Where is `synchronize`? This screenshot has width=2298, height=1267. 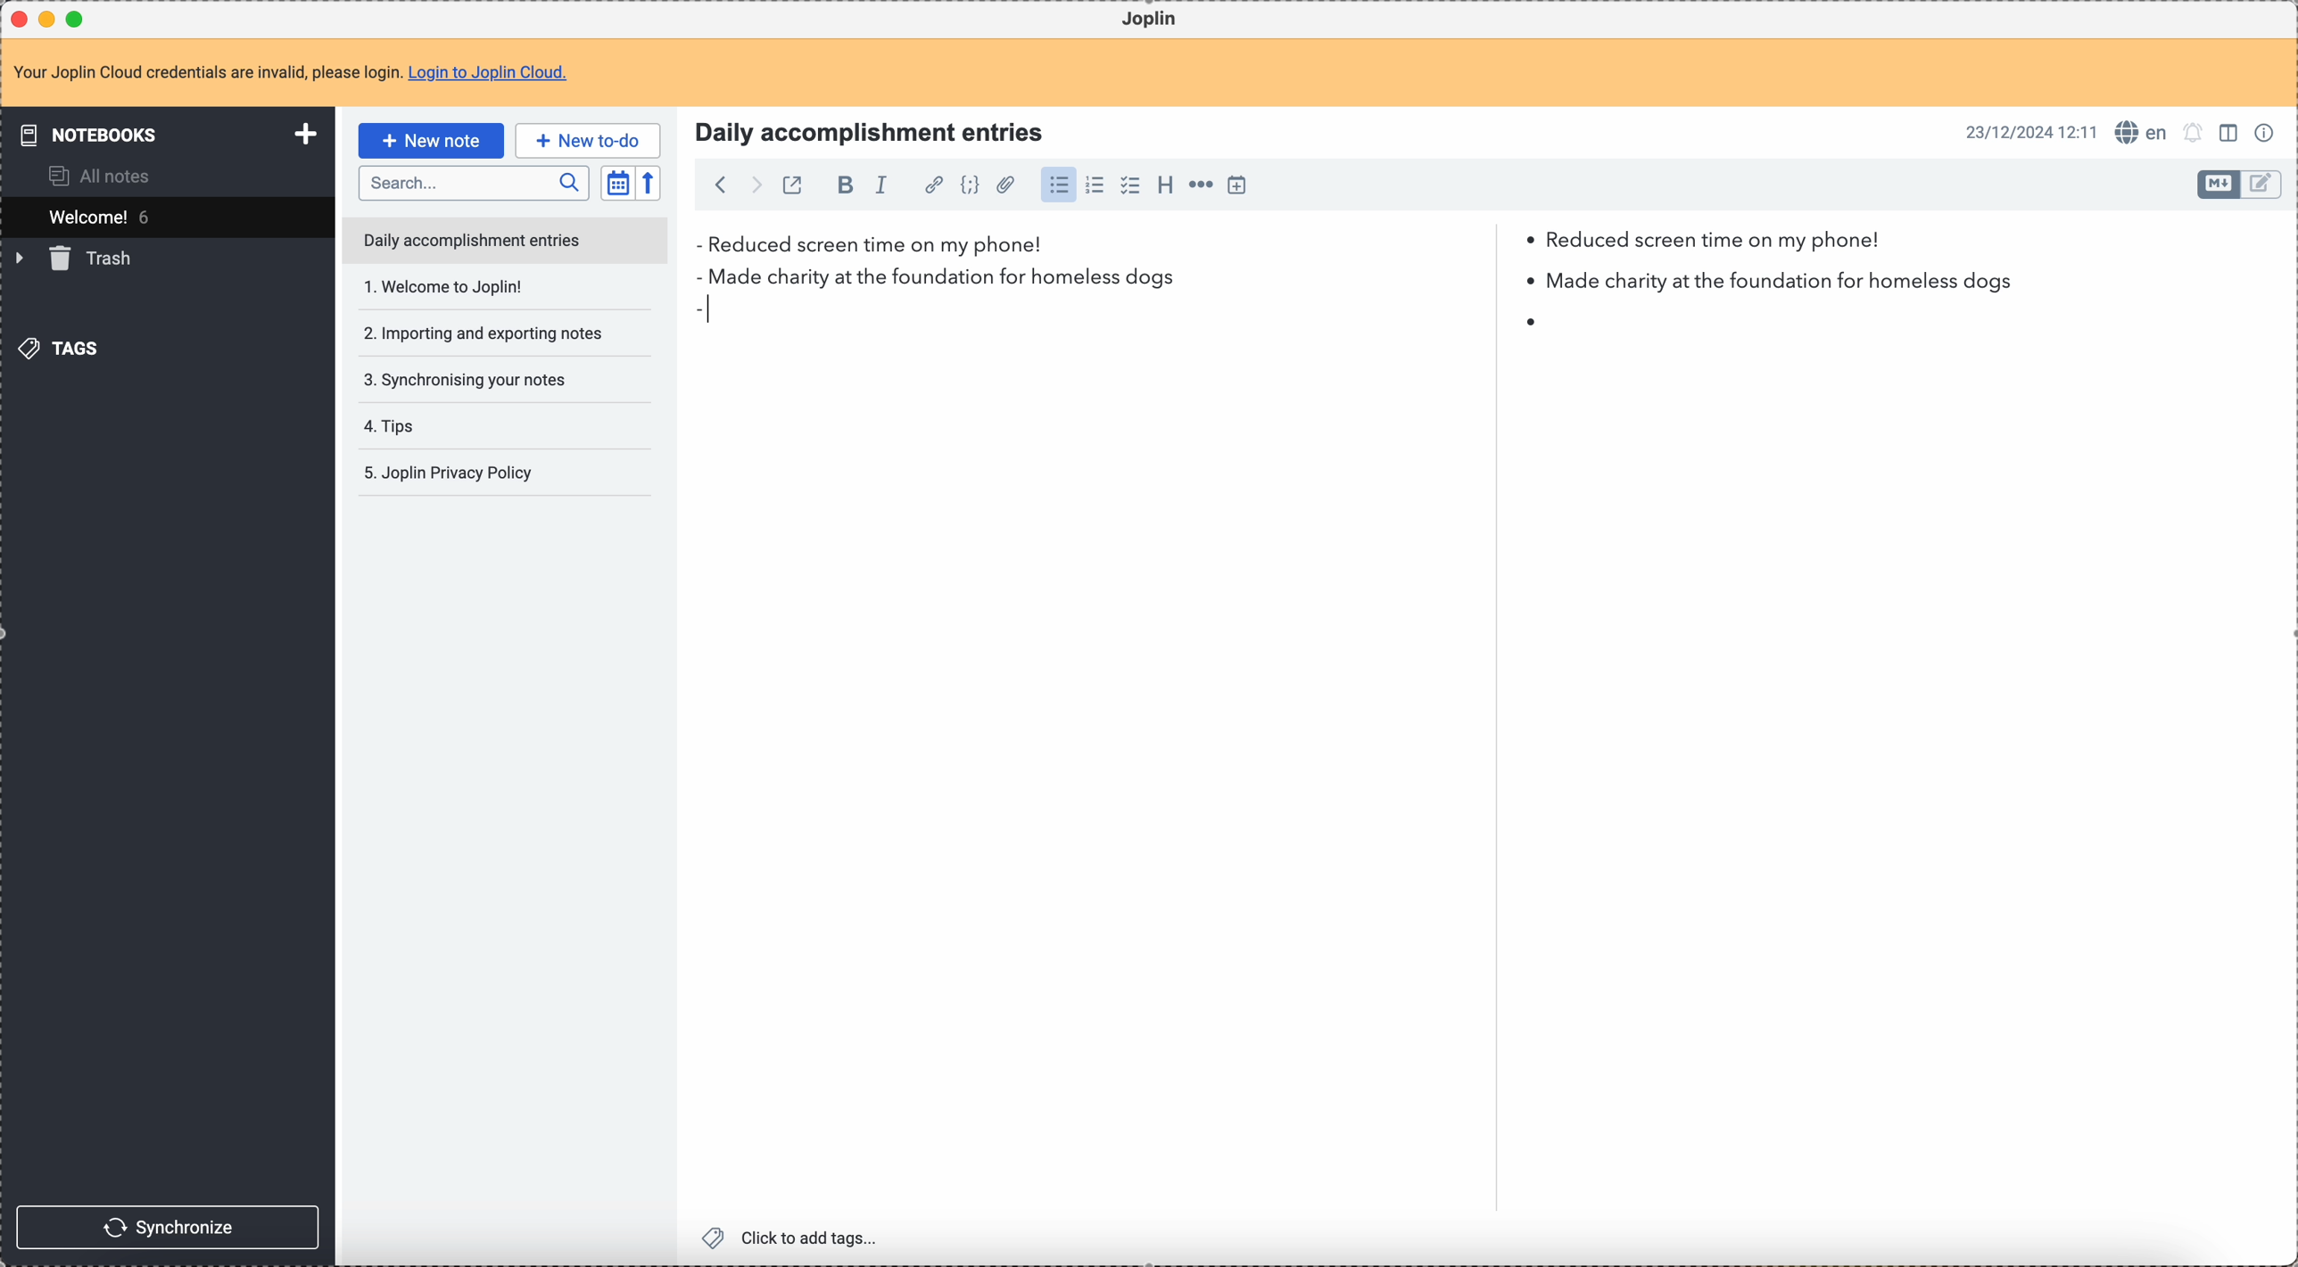
synchronize is located at coordinates (167, 1225).